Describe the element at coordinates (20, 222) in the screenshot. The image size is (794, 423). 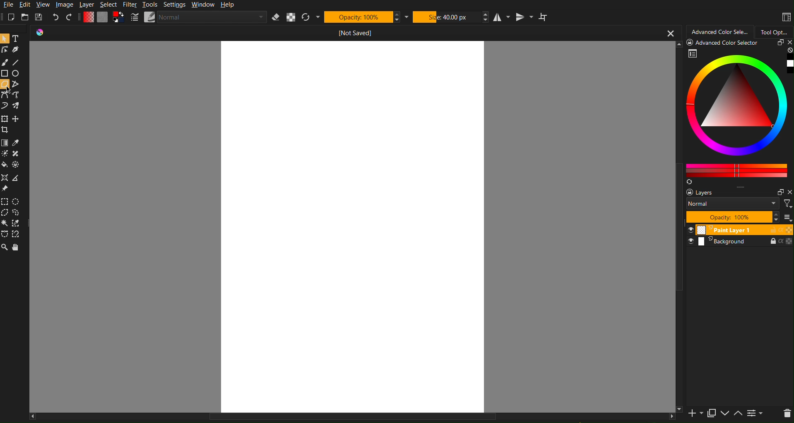
I see `similar color selection tool` at that location.